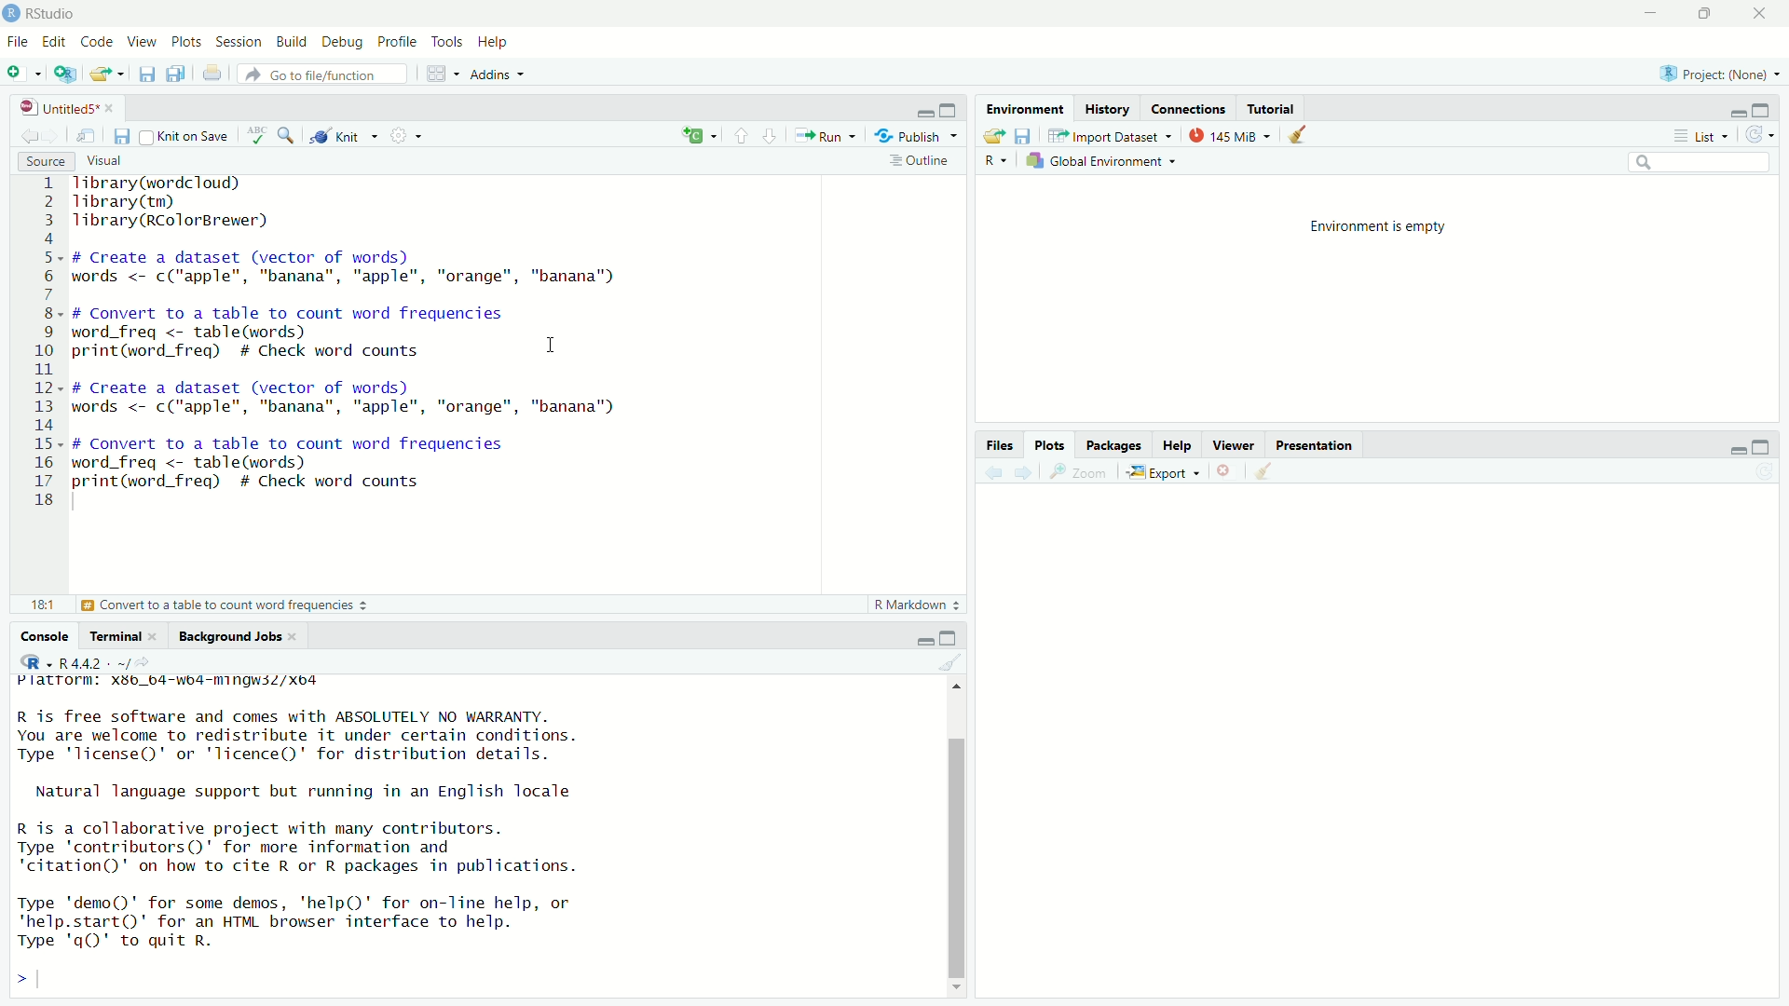 The height and width of the screenshot is (1006, 1789). What do you see at coordinates (1167, 471) in the screenshot?
I see `Export` at bounding box center [1167, 471].